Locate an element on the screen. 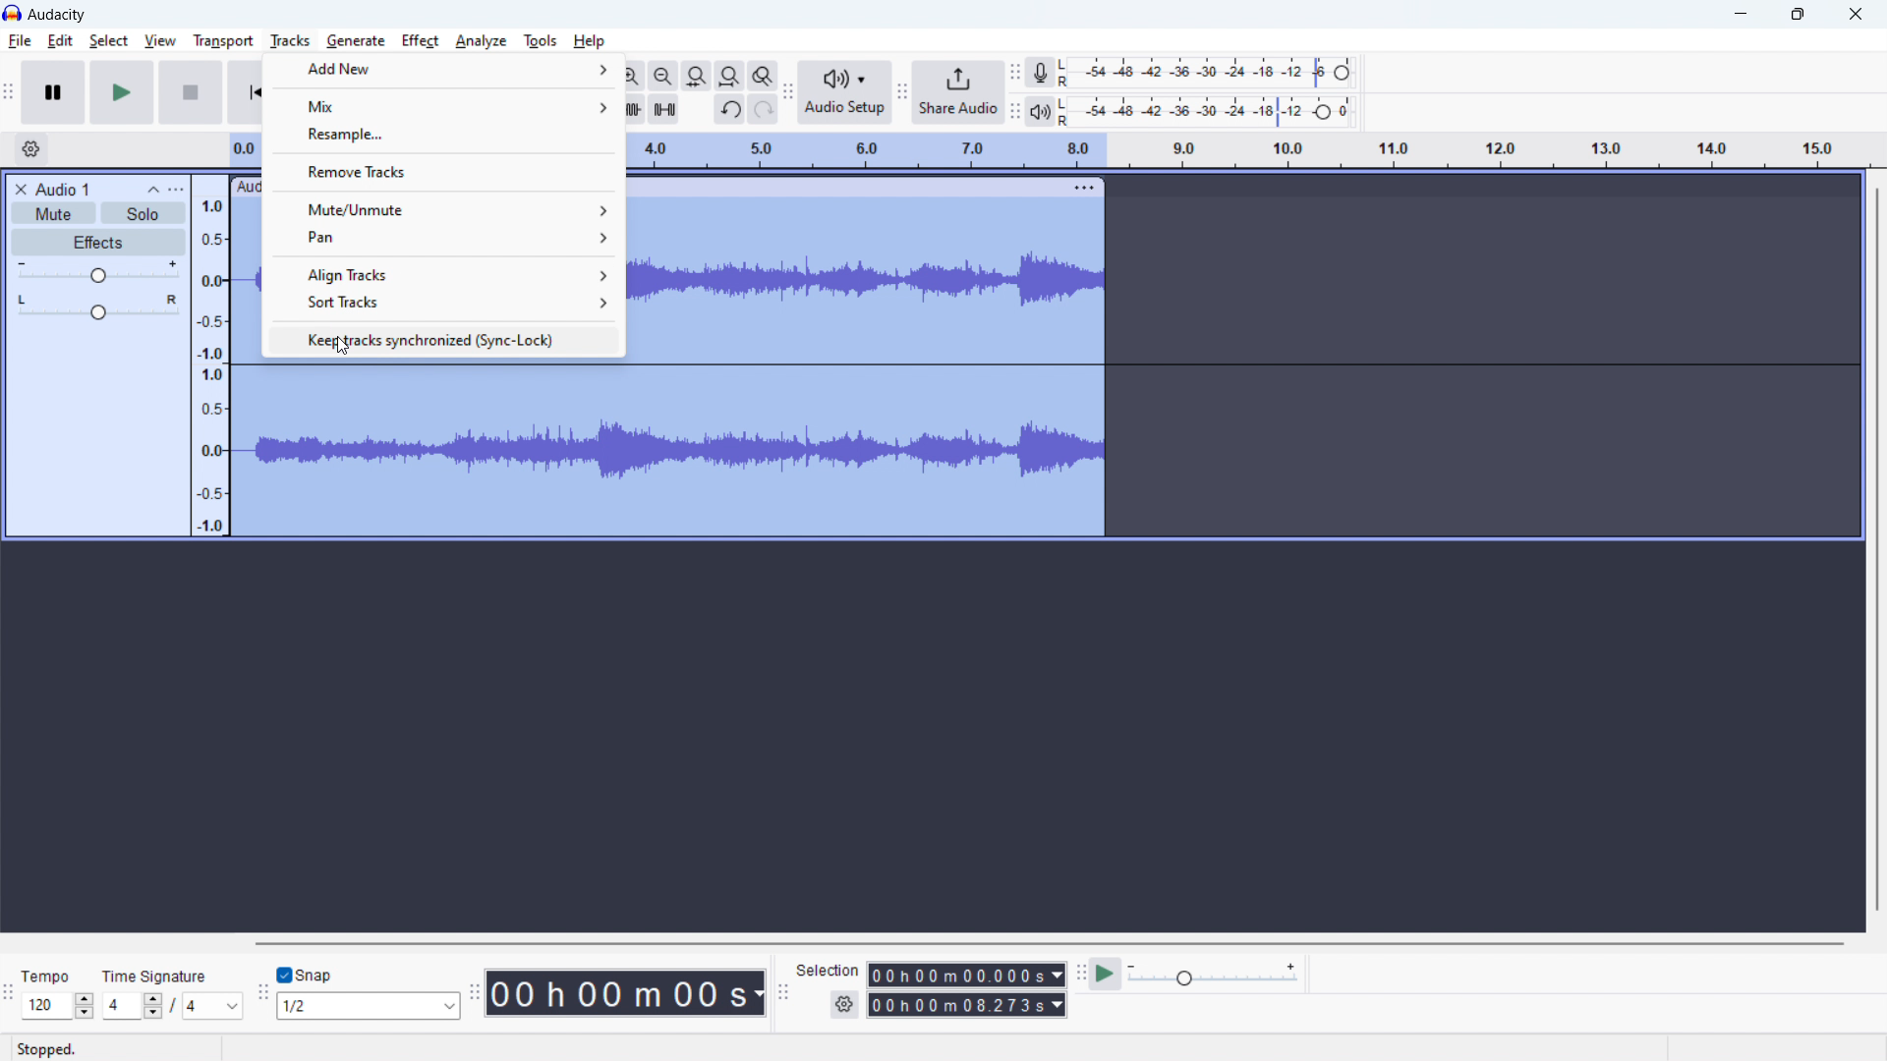 The height and width of the screenshot is (1061, 1887). selection toolbar is located at coordinates (783, 990).